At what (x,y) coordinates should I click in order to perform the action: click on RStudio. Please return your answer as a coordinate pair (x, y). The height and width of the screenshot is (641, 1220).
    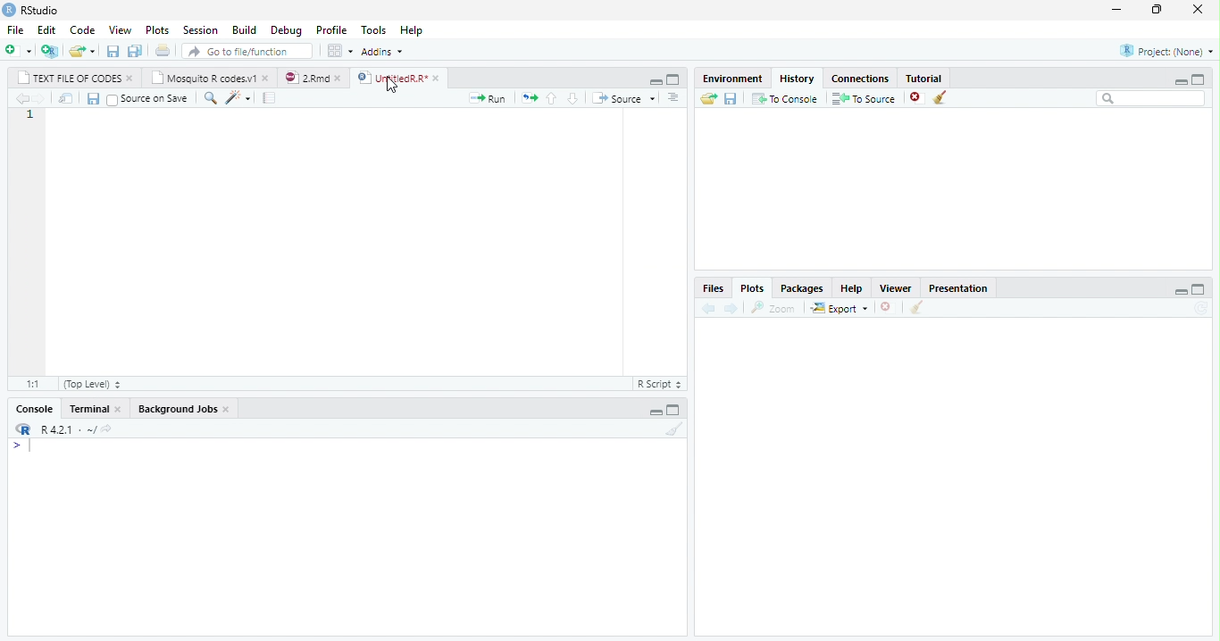
    Looking at the image, I should click on (42, 10).